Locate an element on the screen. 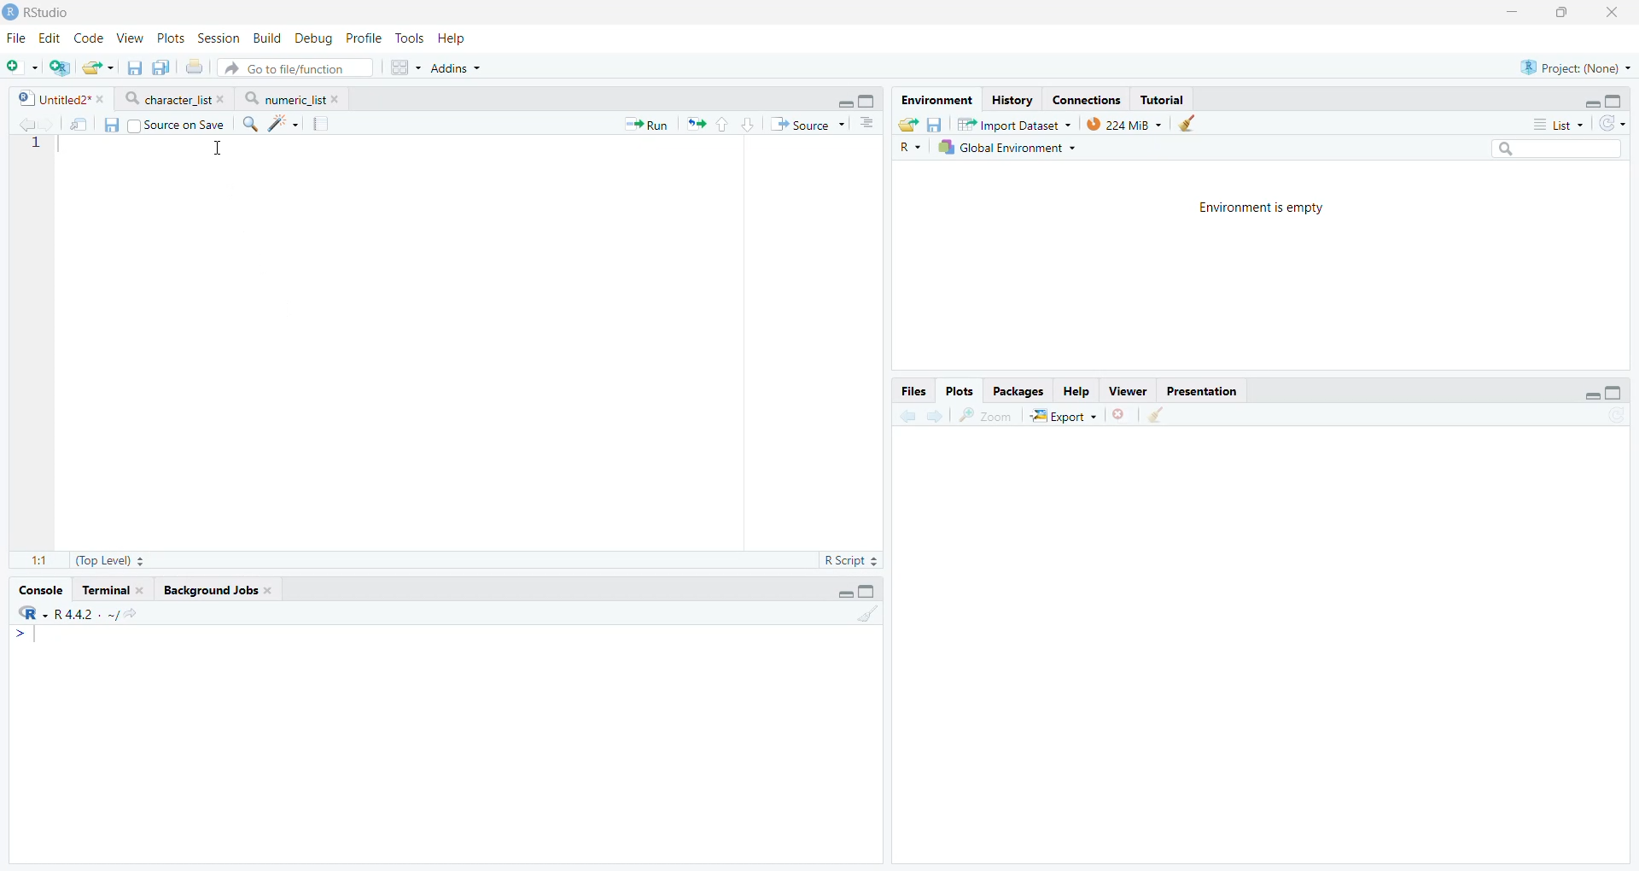 The height and width of the screenshot is (871, 1639). Build is located at coordinates (268, 38).